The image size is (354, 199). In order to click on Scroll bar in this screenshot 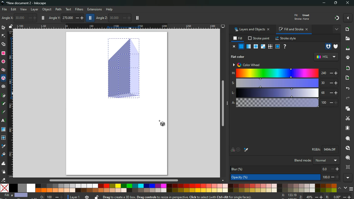, I will do `click(224, 104)`.